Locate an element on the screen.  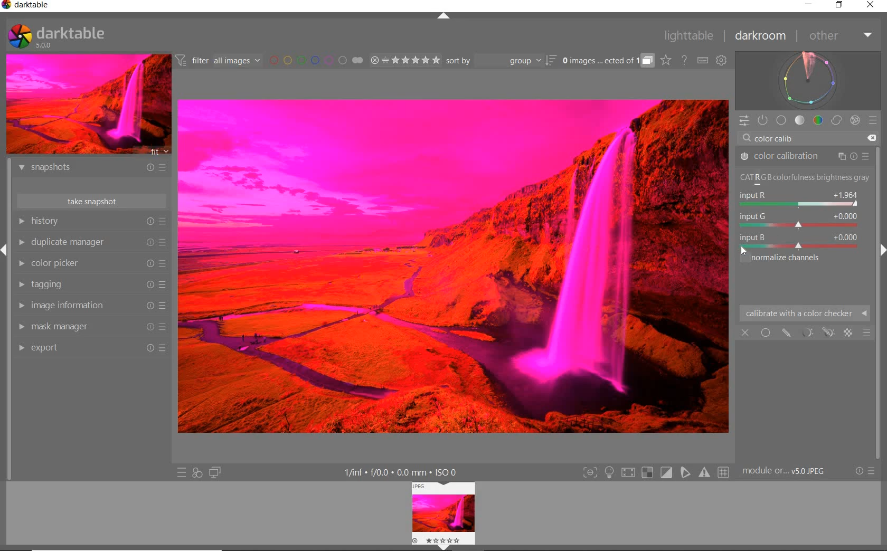
QUICK ACCESS TO PRESET is located at coordinates (181, 472).